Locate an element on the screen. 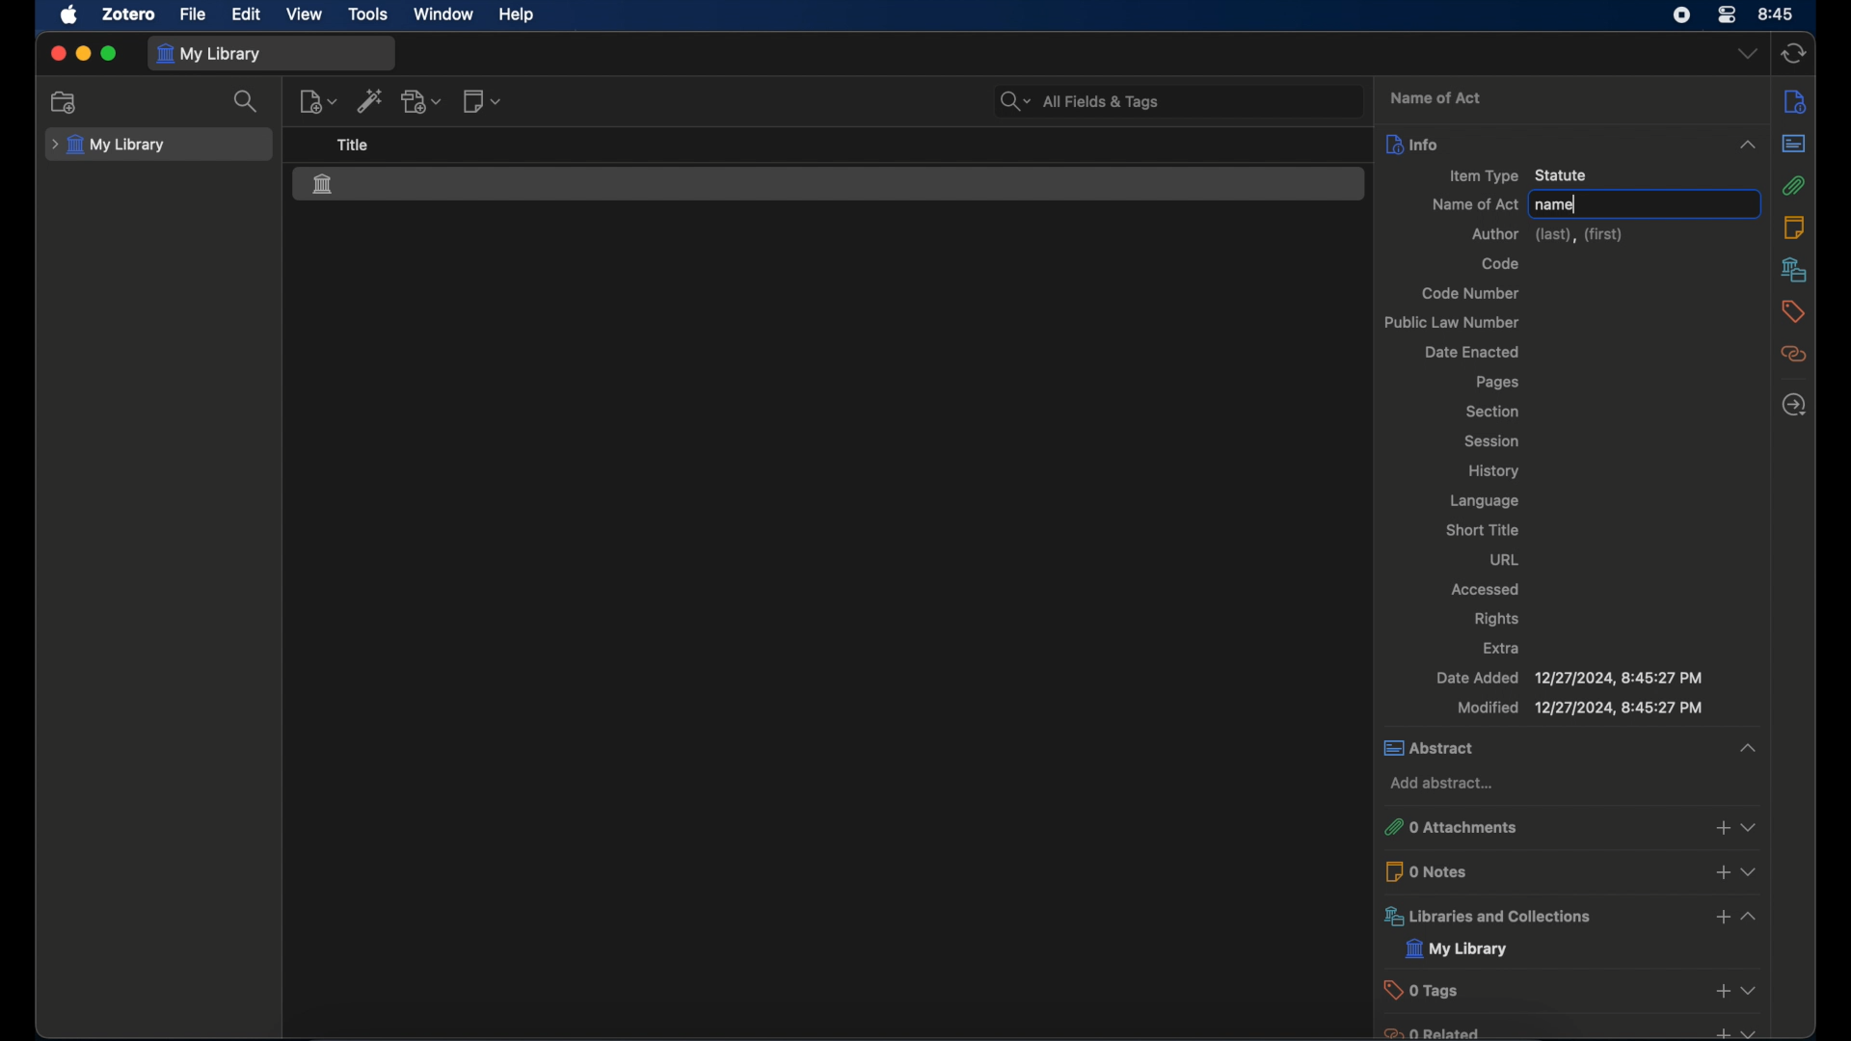 The image size is (1851, 1041). dropdown is located at coordinates (1746, 55).